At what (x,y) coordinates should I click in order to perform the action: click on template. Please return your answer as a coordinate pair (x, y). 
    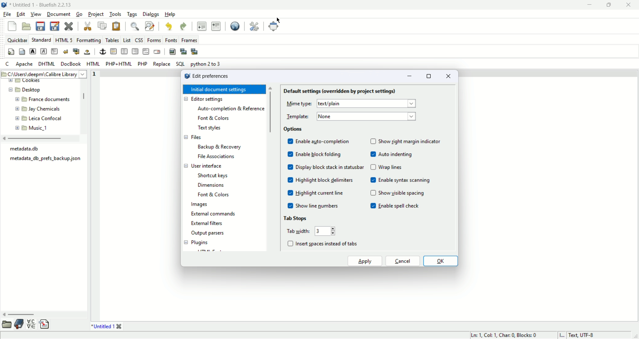
    Looking at the image, I should click on (298, 116).